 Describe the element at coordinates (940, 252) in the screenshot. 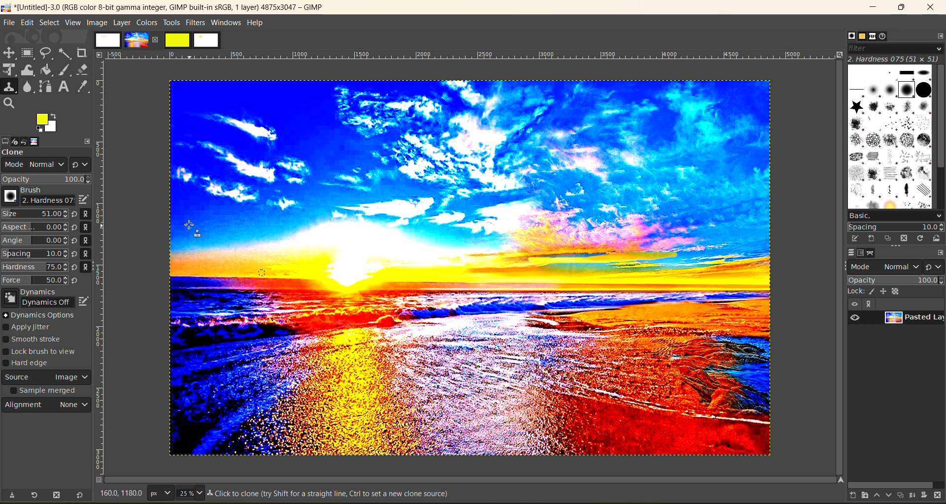

I see `configure` at that location.